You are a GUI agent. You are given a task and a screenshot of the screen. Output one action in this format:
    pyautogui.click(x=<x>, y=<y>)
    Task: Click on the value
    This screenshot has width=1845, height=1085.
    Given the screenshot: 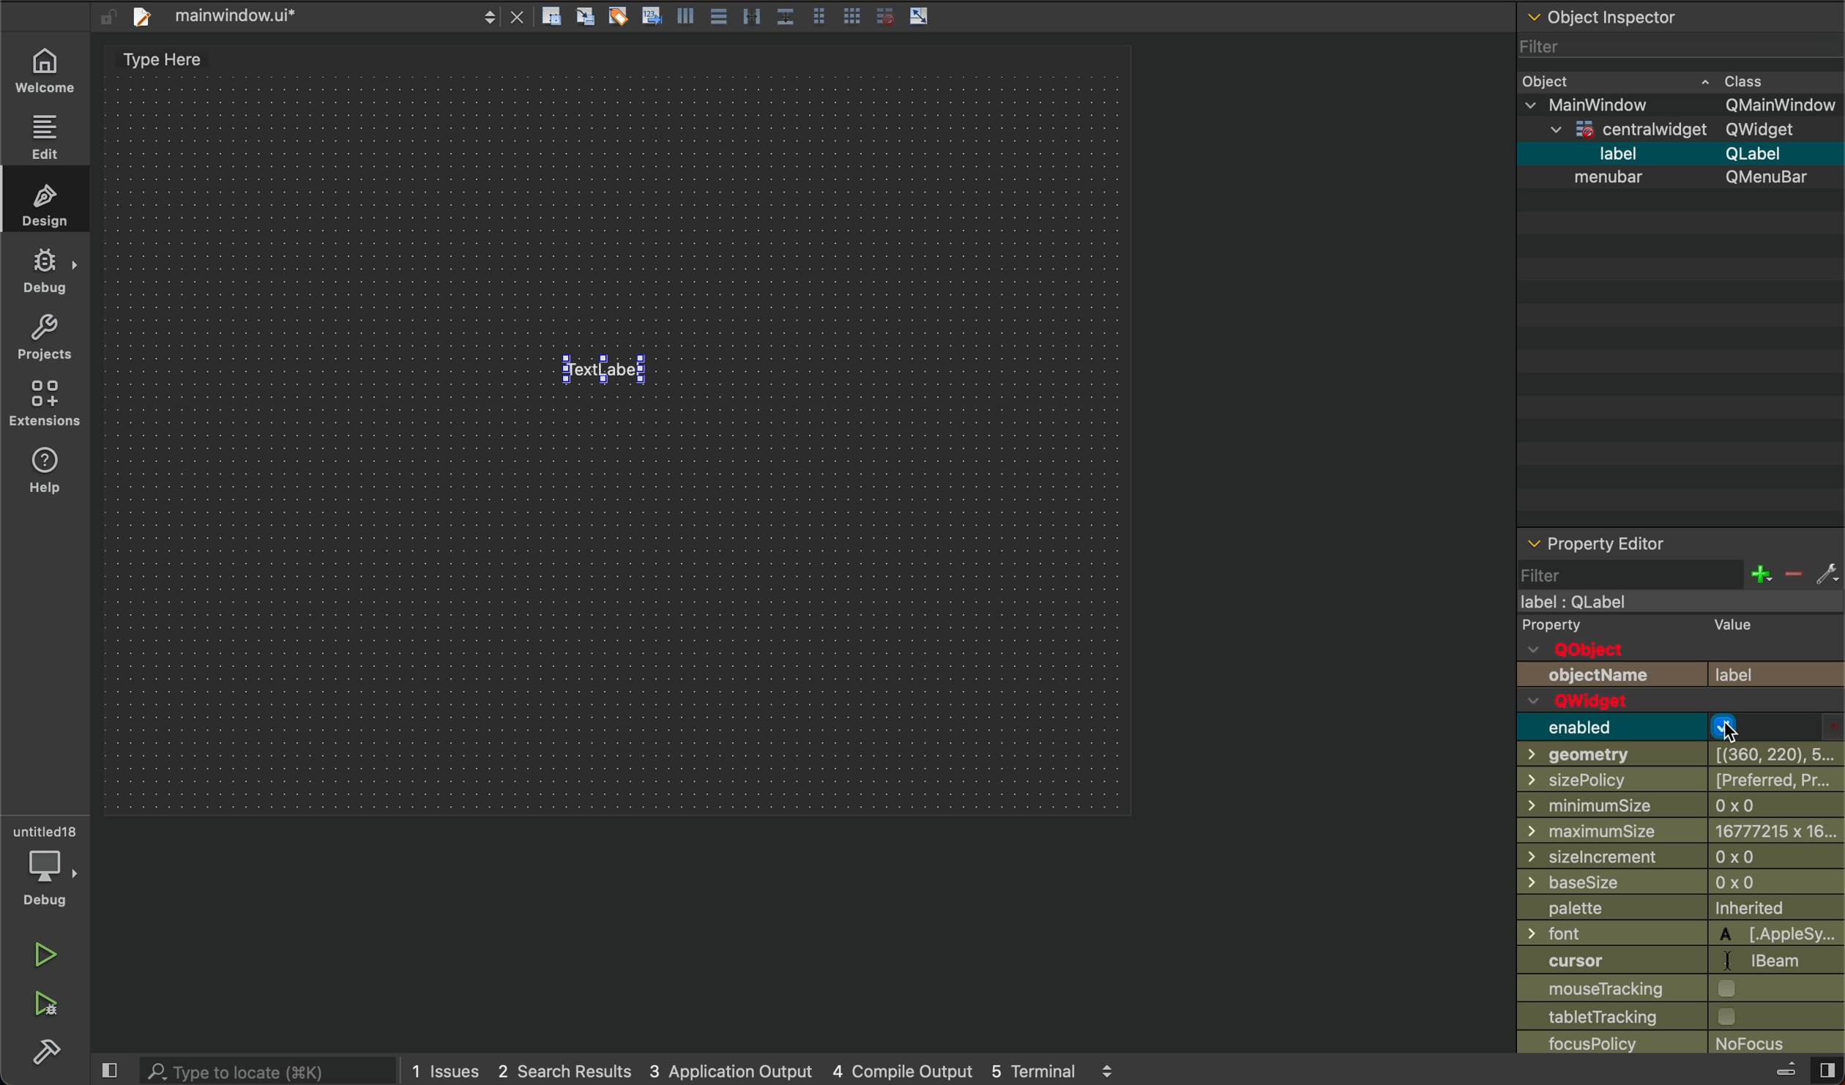 What is the action you would take?
    pyautogui.click(x=1746, y=625)
    